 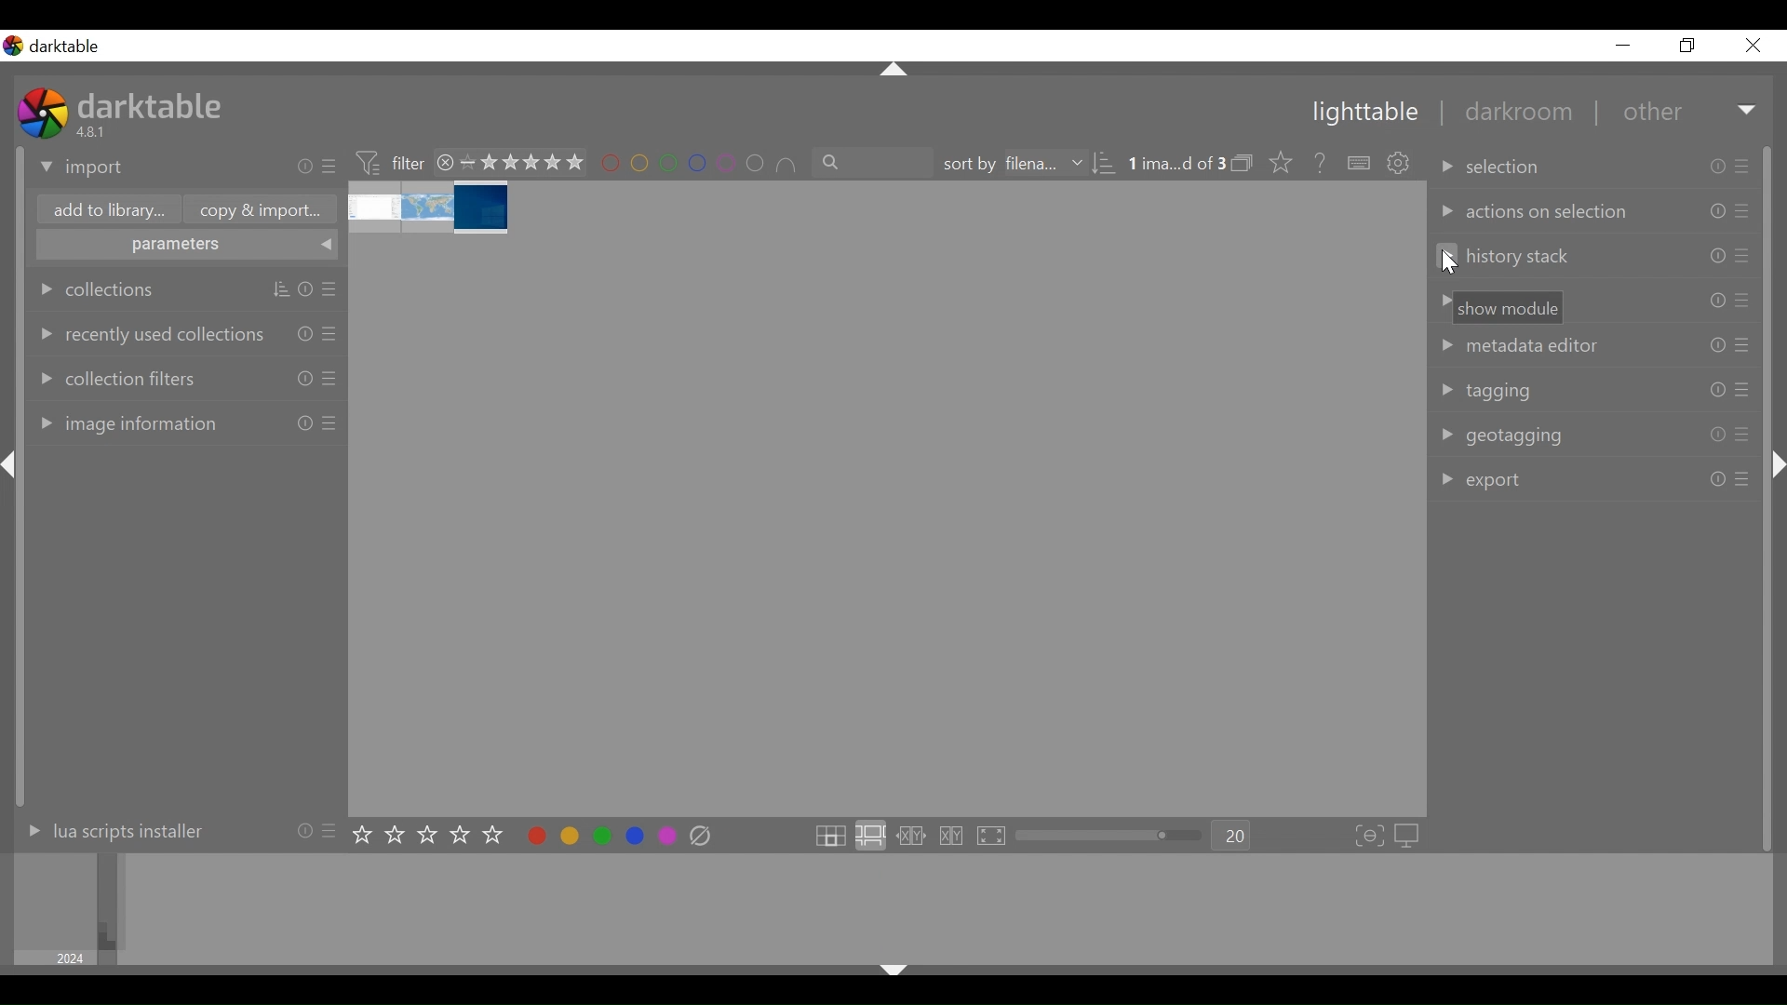 What do you see at coordinates (1364, 114) in the screenshot?
I see `lighttable` at bounding box center [1364, 114].